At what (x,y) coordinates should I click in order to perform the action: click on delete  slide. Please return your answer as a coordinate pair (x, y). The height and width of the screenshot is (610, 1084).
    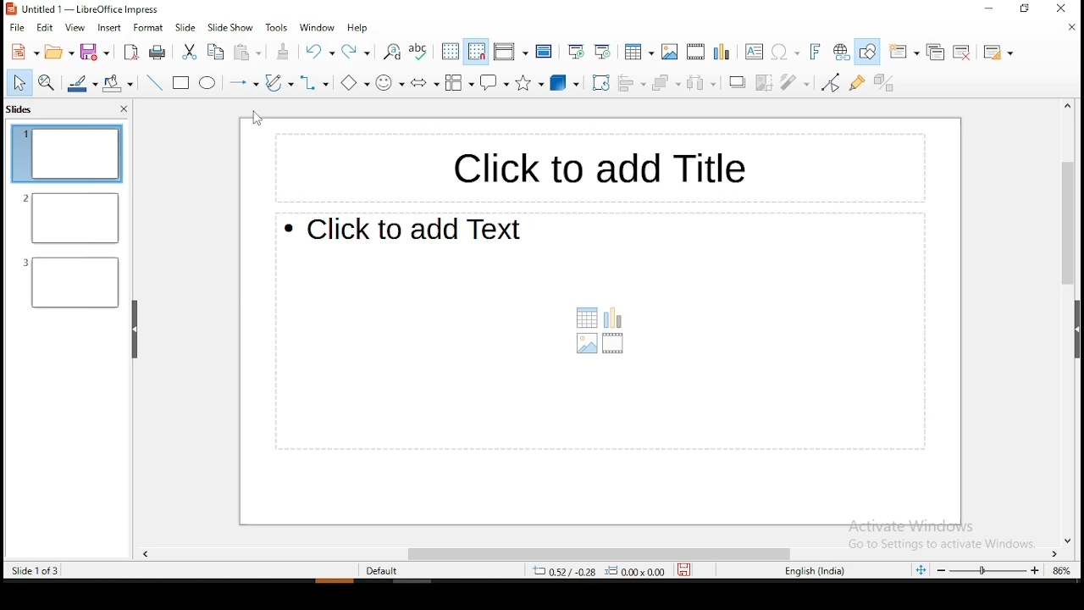
    Looking at the image, I should click on (965, 53).